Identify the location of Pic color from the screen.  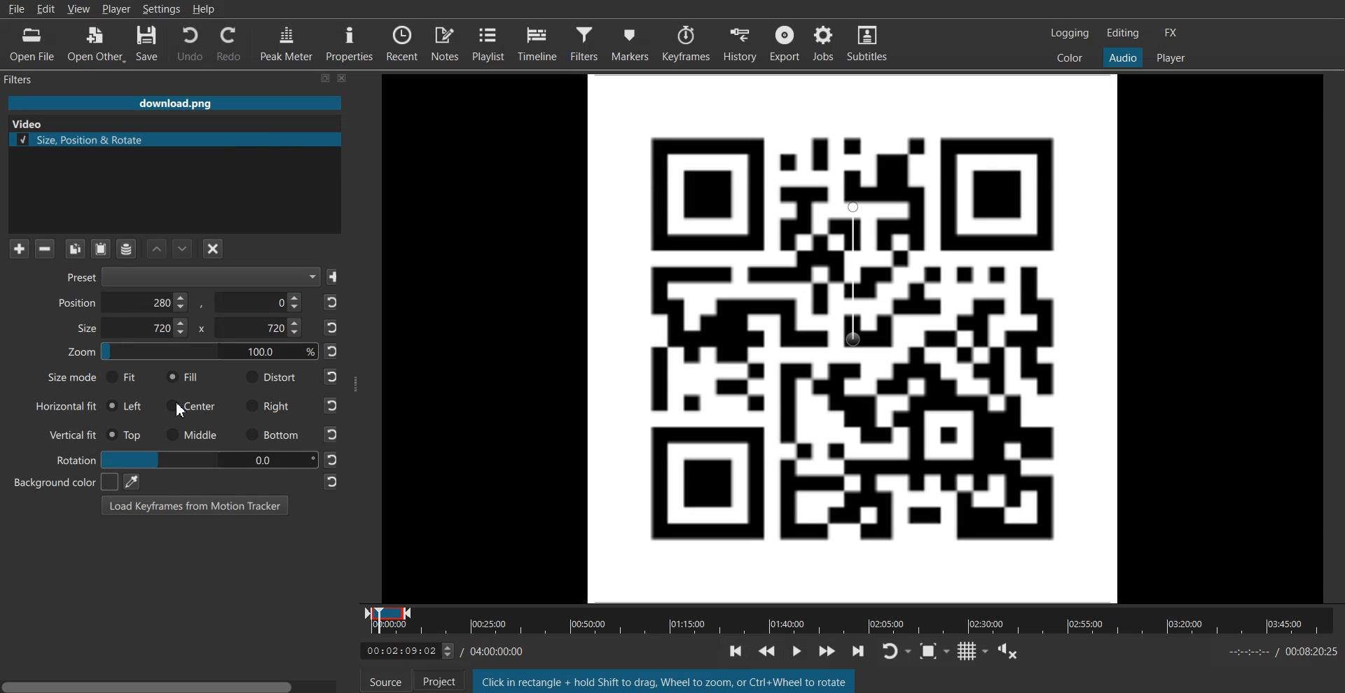
(131, 481).